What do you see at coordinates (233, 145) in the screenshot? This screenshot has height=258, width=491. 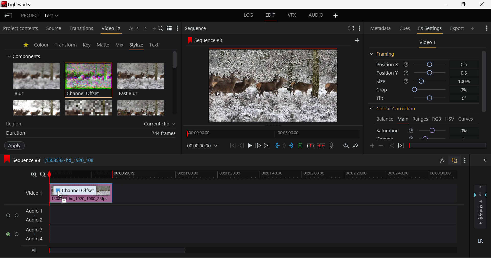 I see `To Start` at bounding box center [233, 145].